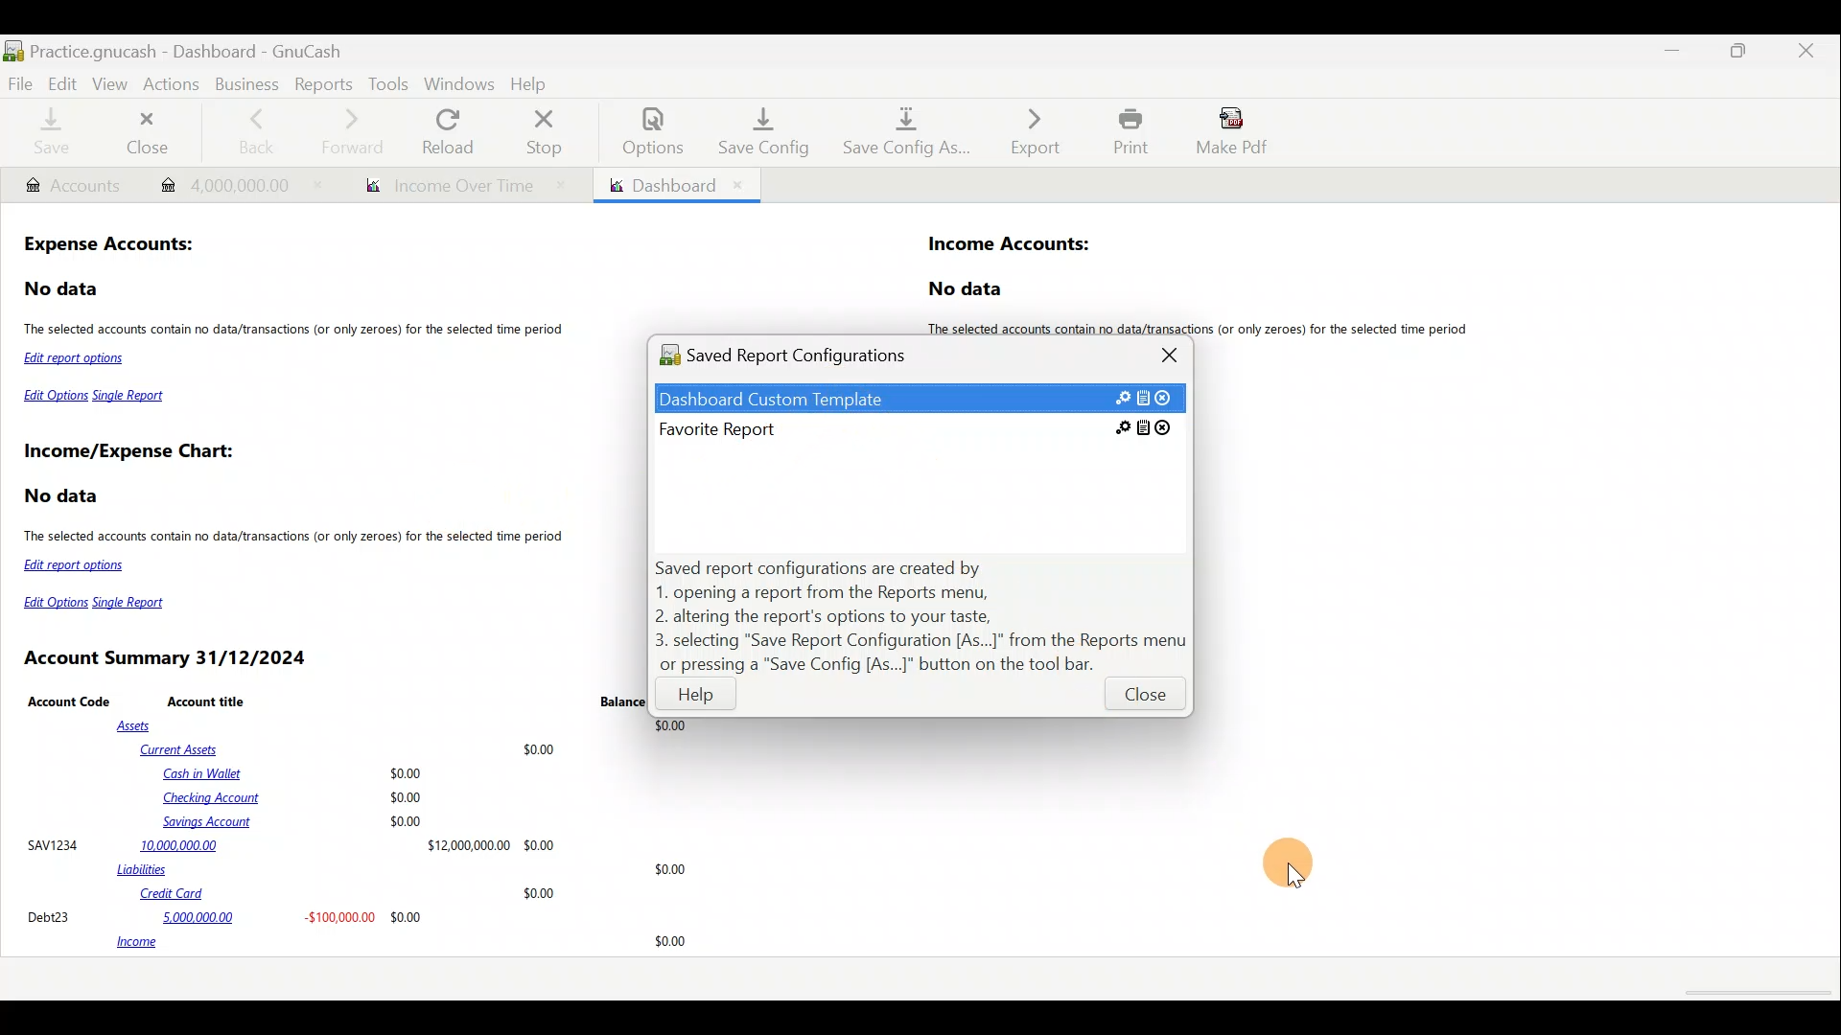  What do you see at coordinates (151, 132) in the screenshot?
I see `Close` at bounding box center [151, 132].